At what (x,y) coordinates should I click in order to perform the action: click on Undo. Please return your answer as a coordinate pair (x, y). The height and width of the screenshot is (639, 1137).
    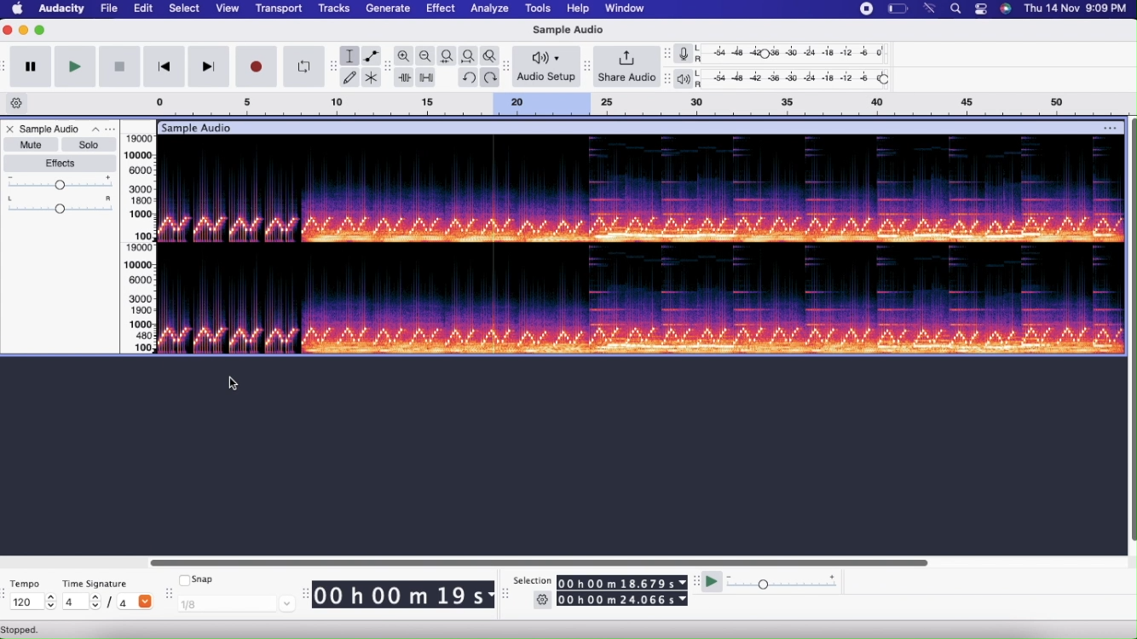
    Looking at the image, I should click on (470, 78).